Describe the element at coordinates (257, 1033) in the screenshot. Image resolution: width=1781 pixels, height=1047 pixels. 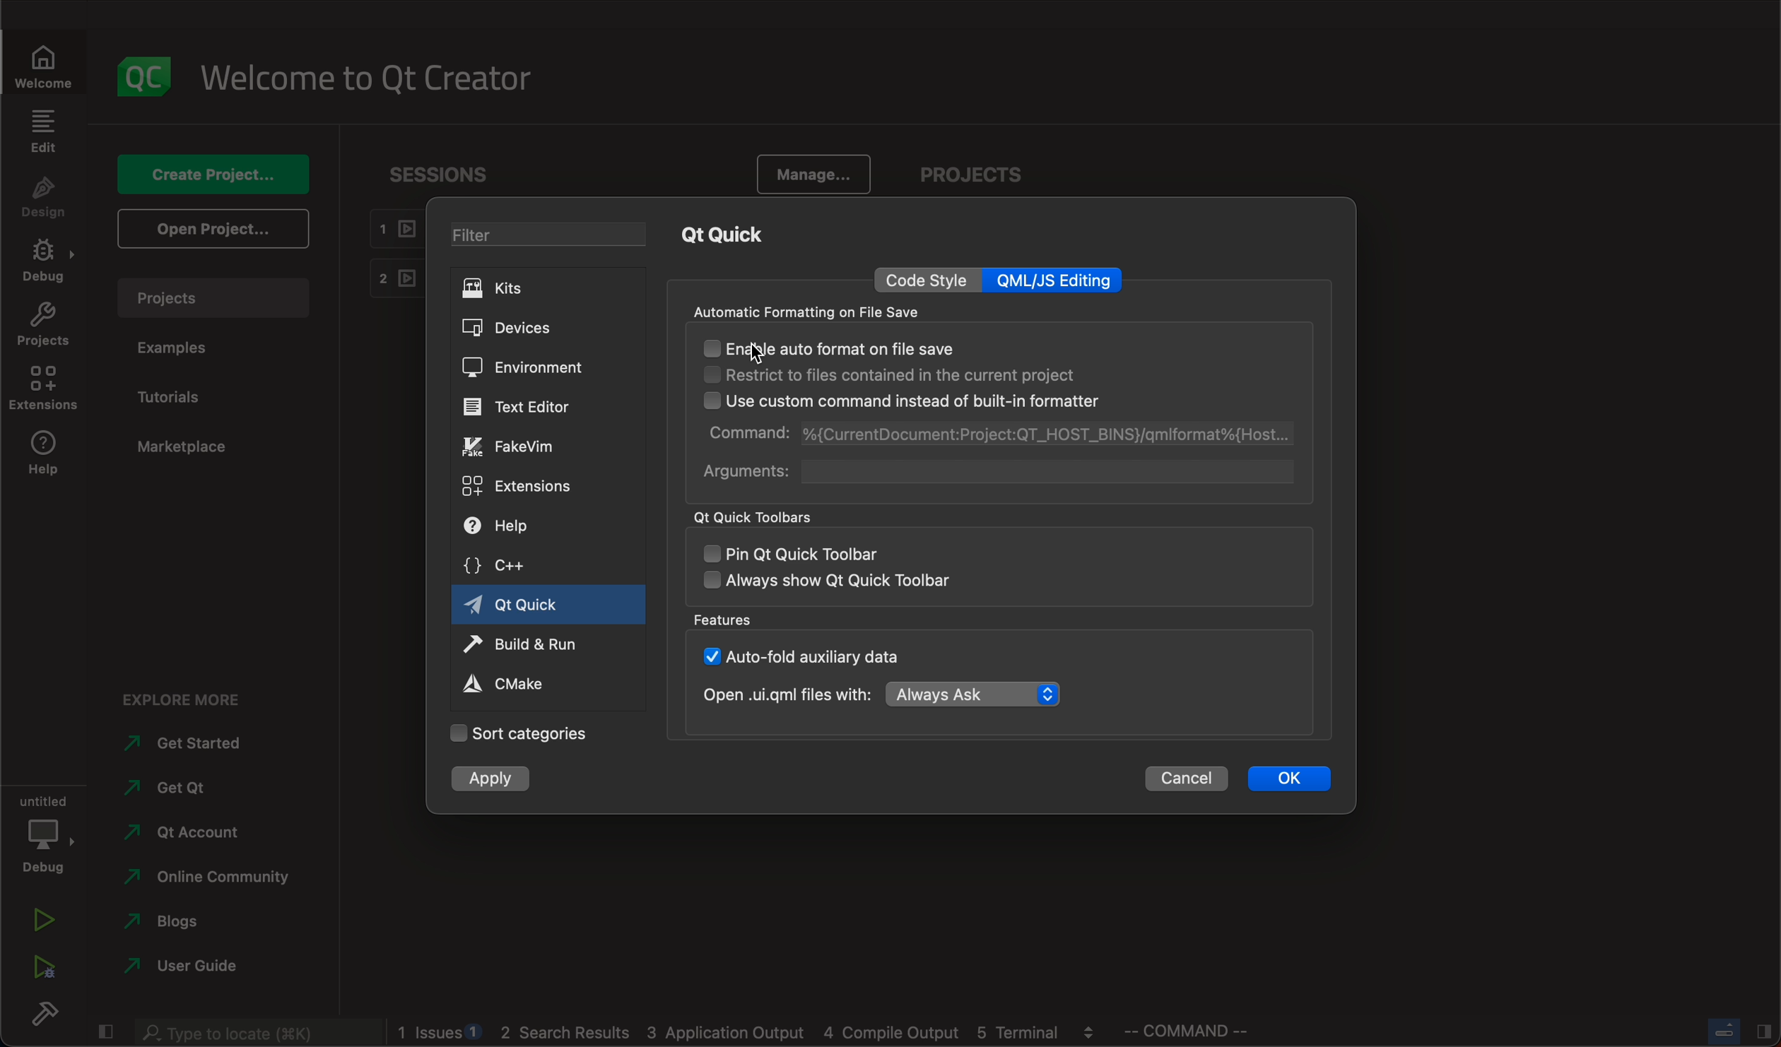
I see `search bar` at that location.